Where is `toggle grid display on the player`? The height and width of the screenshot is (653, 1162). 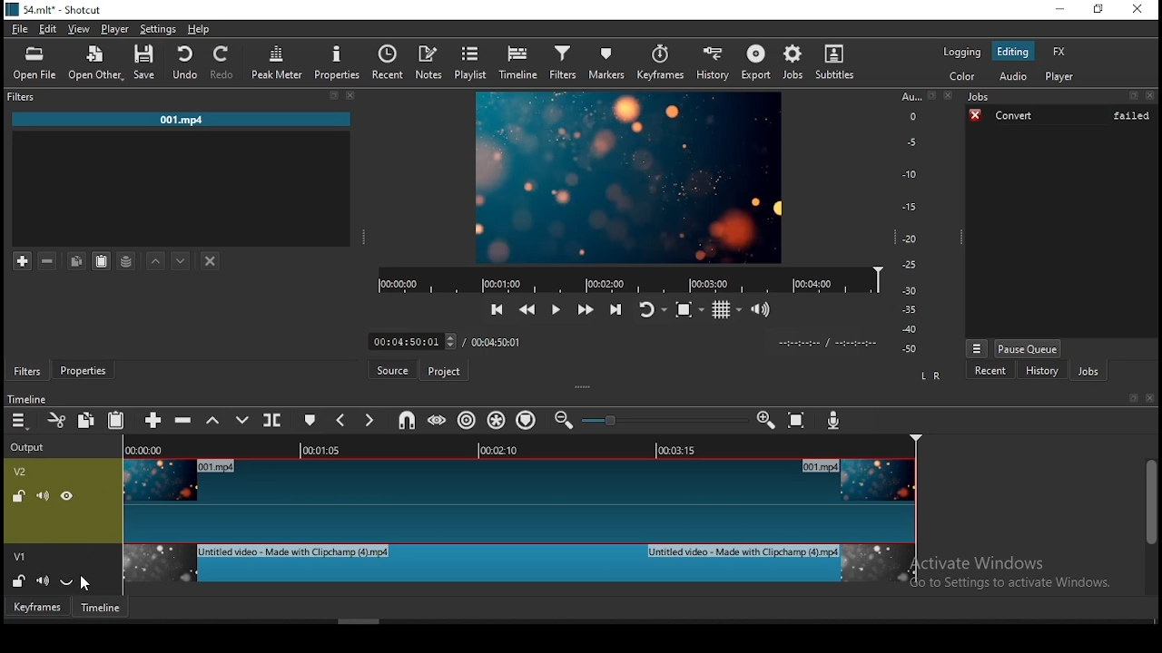 toggle grid display on the player is located at coordinates (725, 310).